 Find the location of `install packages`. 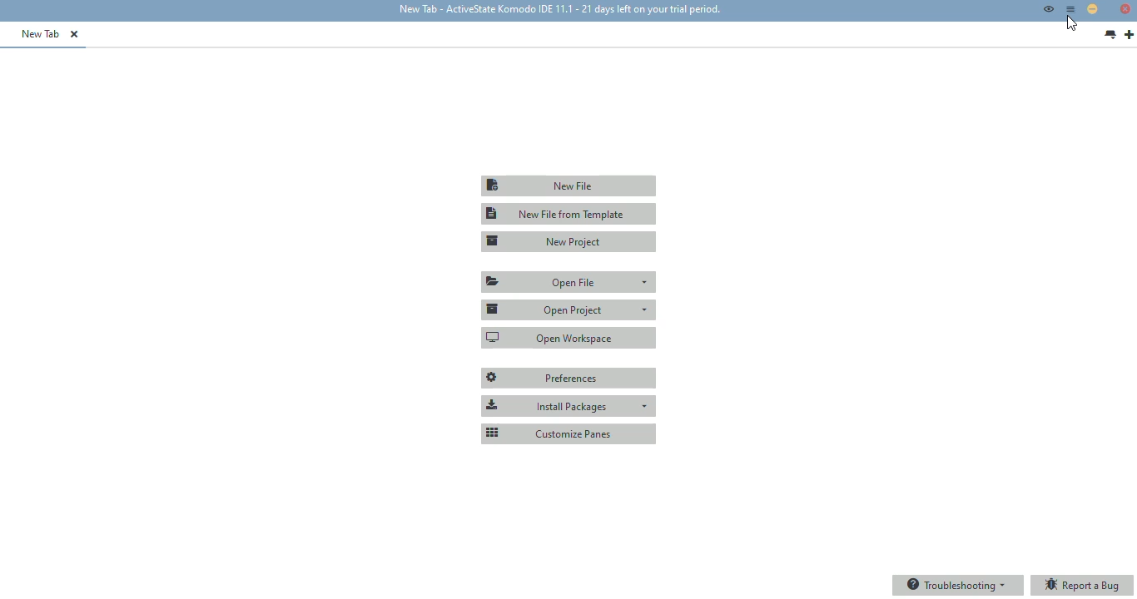

install packages is located at coordinates (568, 406).